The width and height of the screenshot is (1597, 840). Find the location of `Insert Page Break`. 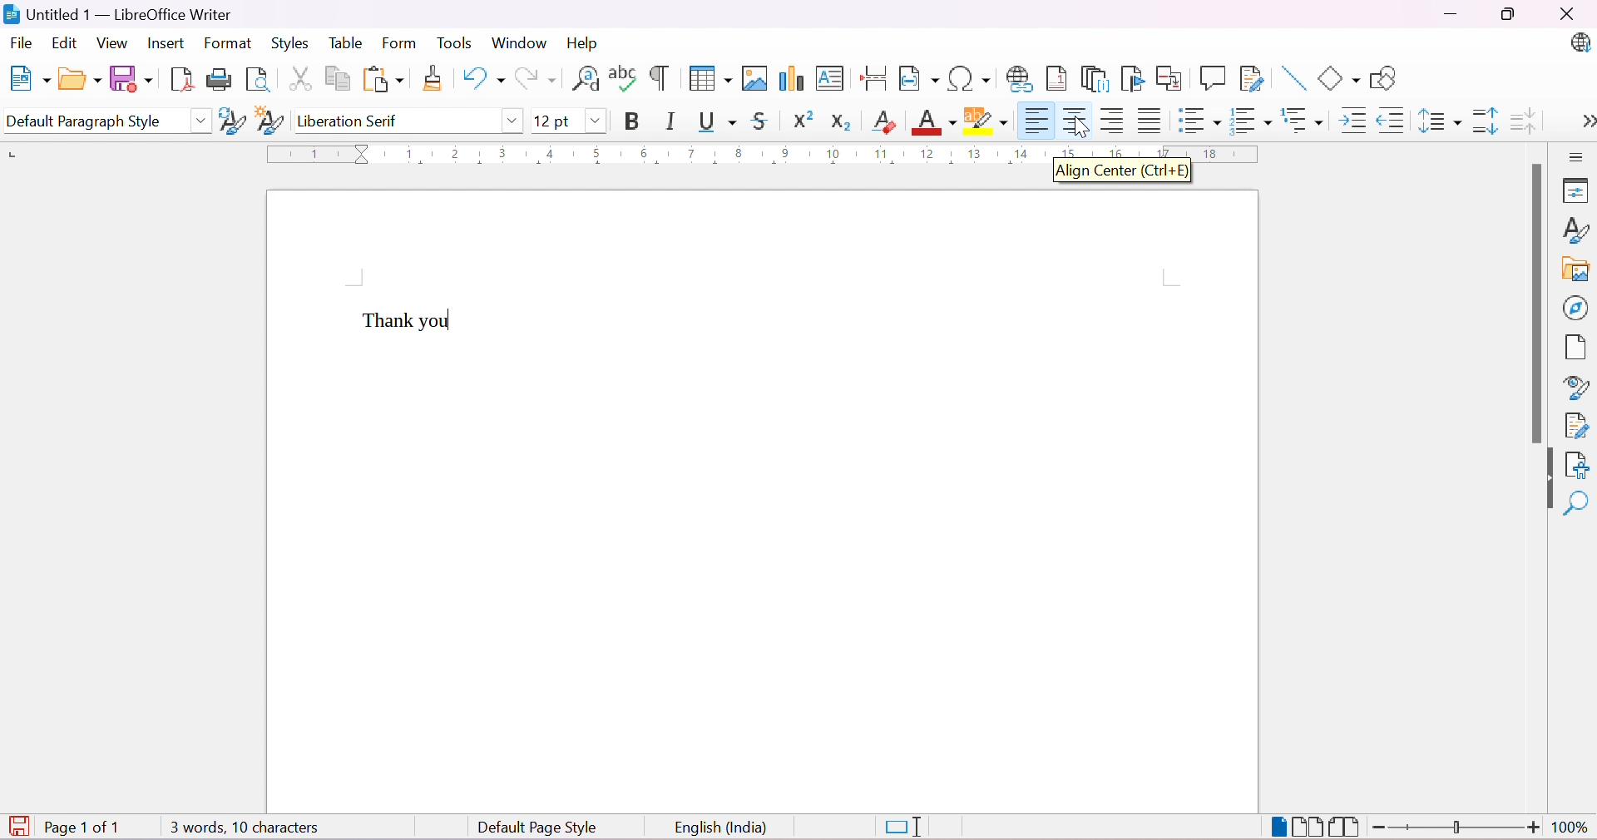

Insert Page Break is located at coordinates (875, 81).